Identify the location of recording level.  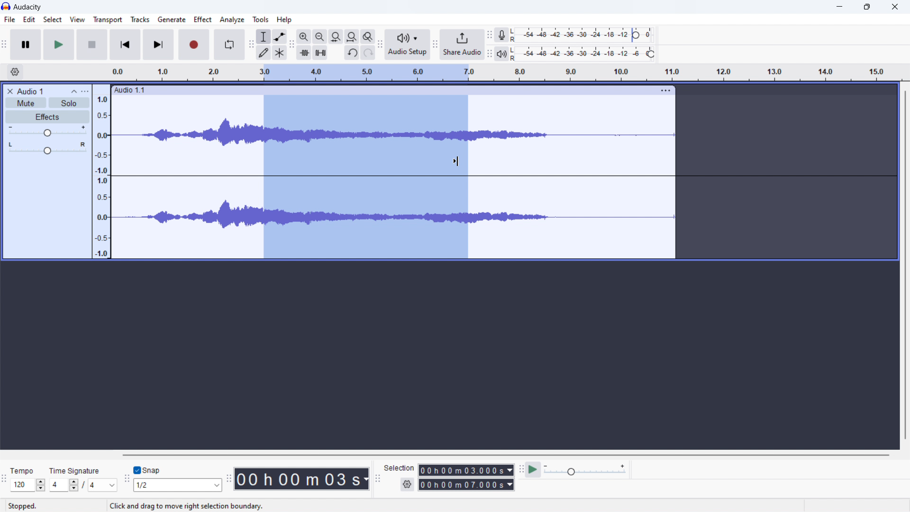
(583, 36).